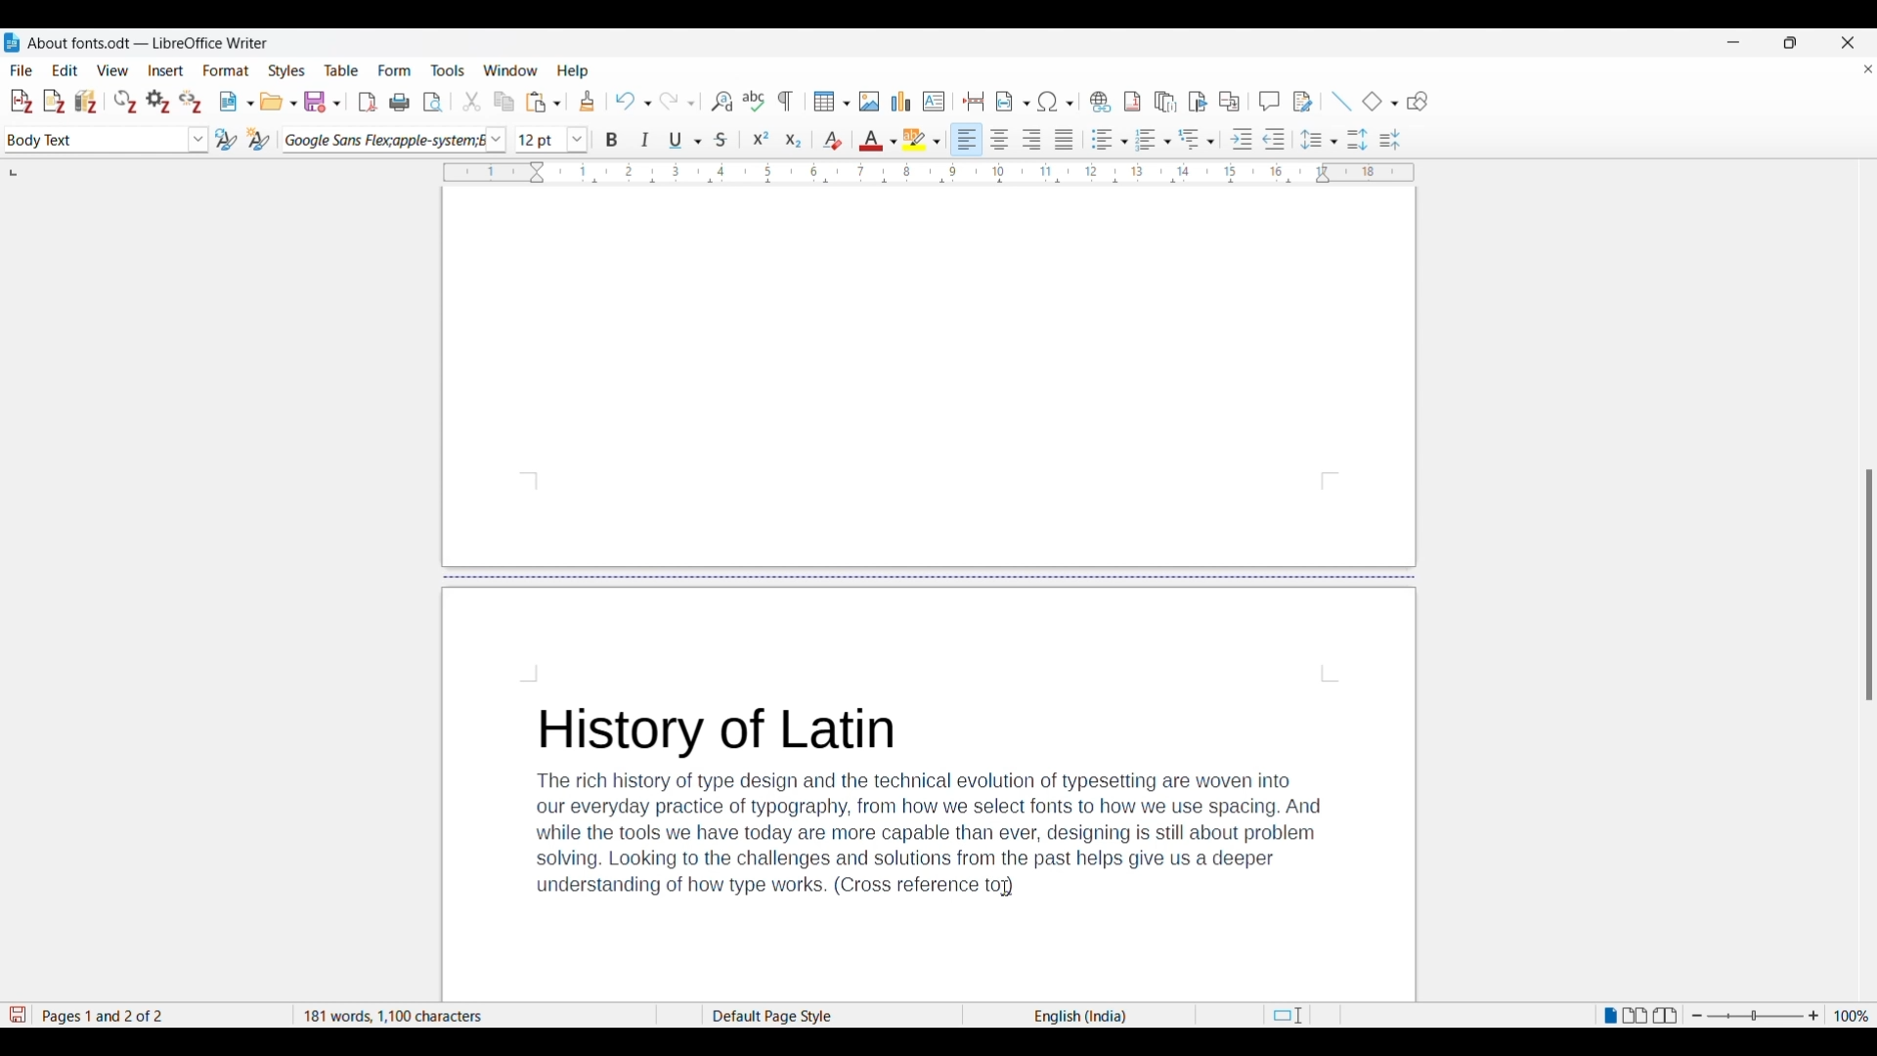 The image size is (1877, 1056). Describe the element at coordinates (1790, 42) in the screenshot. I see `Show interface in a smaller tab` at that location.